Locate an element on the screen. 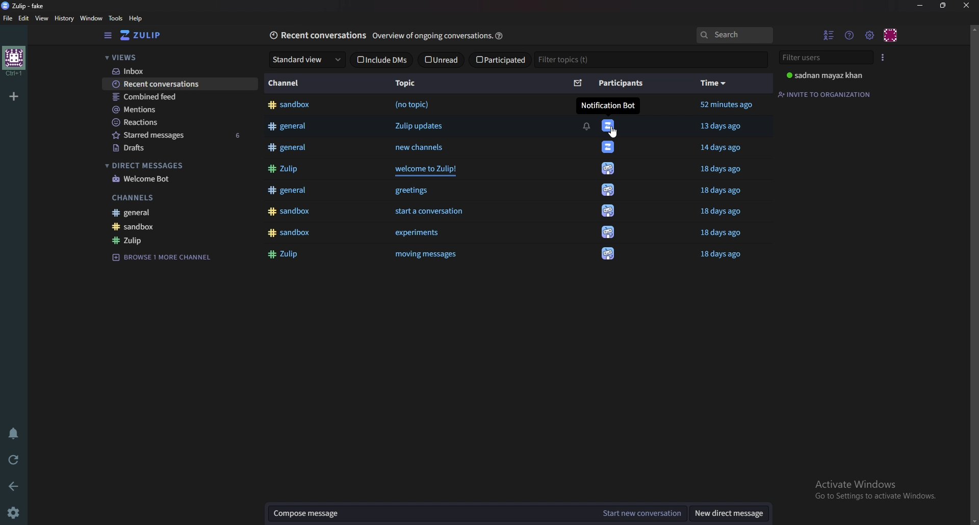  18 days ago is located at coordinates (722, 212).